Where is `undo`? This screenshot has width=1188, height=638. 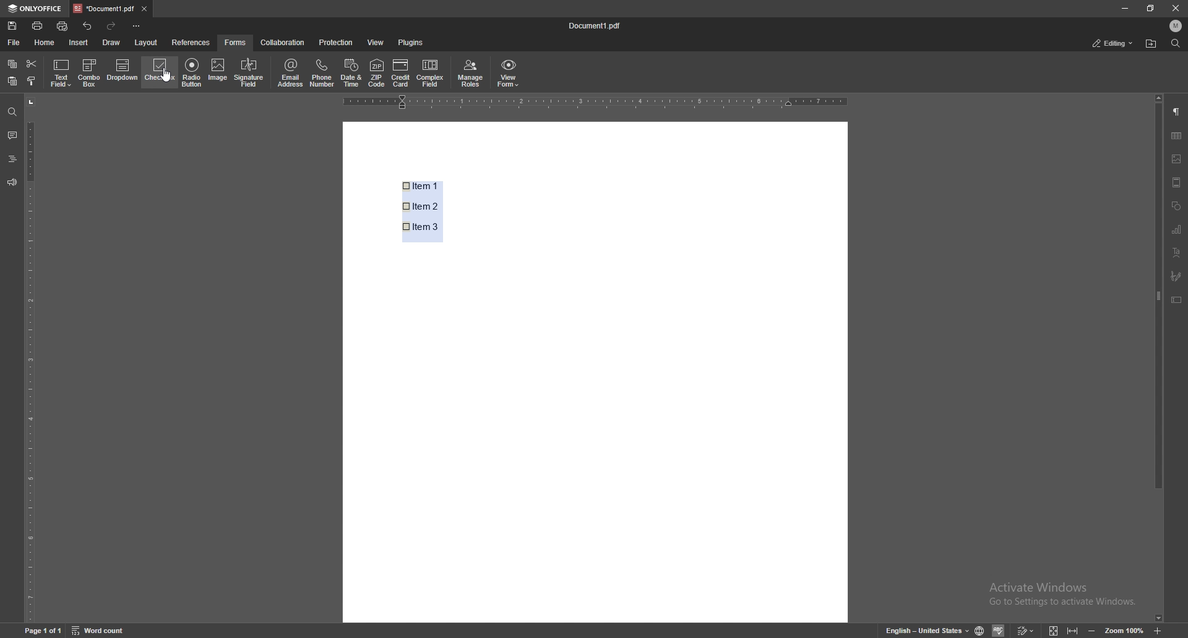 undo is located at coordinates (87, 25).